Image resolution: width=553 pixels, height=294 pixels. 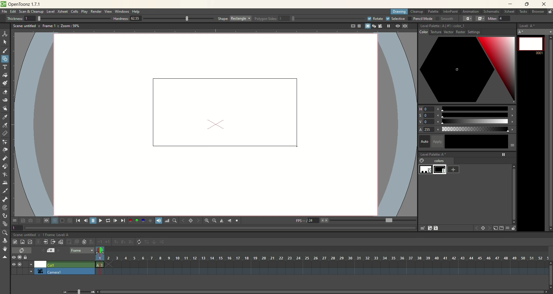 I want to click on zoom in, so click(x=207, y=220).